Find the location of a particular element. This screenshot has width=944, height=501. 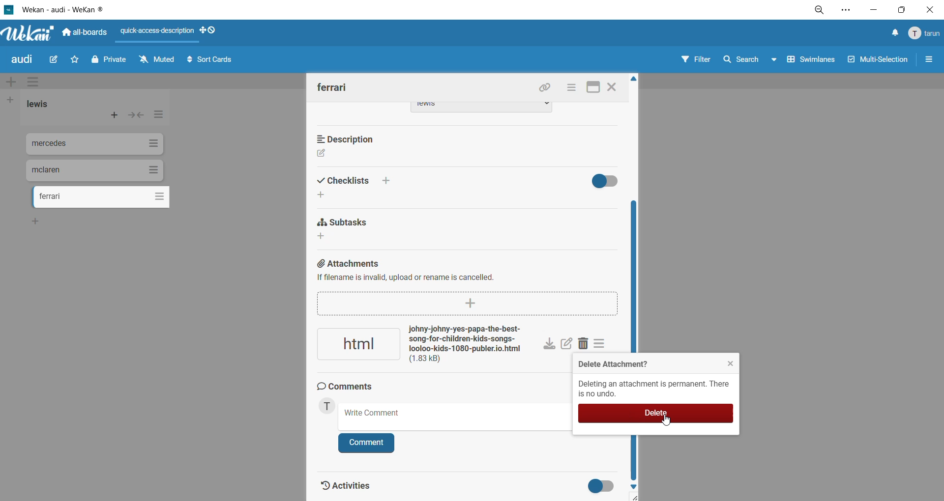

board title is located at coordinates (22, 60).